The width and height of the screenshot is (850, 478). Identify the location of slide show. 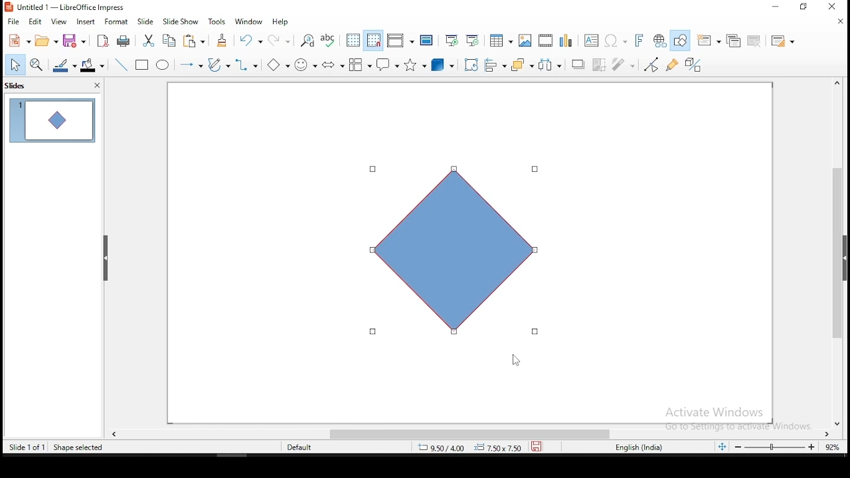
(180, 21).